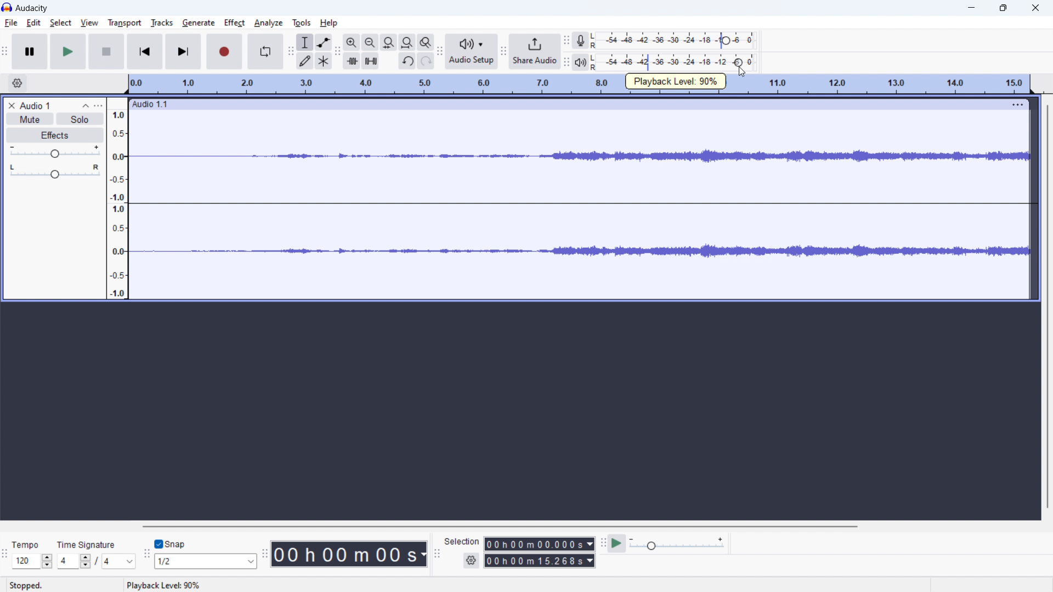  I want to click on end time, so click(539, 561).